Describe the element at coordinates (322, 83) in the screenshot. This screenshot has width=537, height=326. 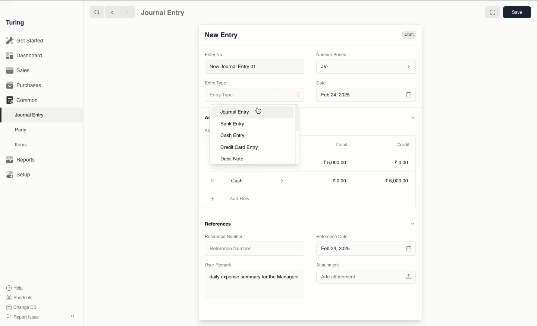
I see `Date` at that location.